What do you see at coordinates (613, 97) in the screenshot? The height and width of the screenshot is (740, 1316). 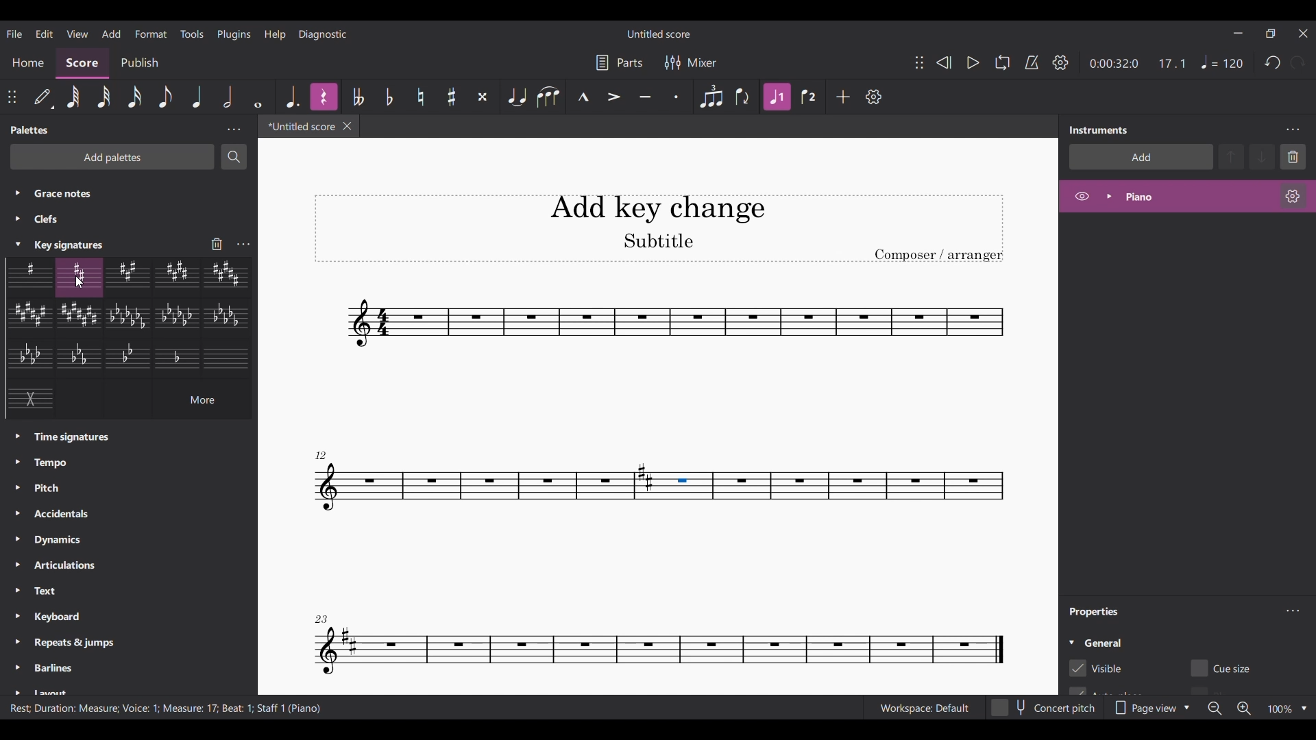 I see `Accent` at bounding box center [613, 97].